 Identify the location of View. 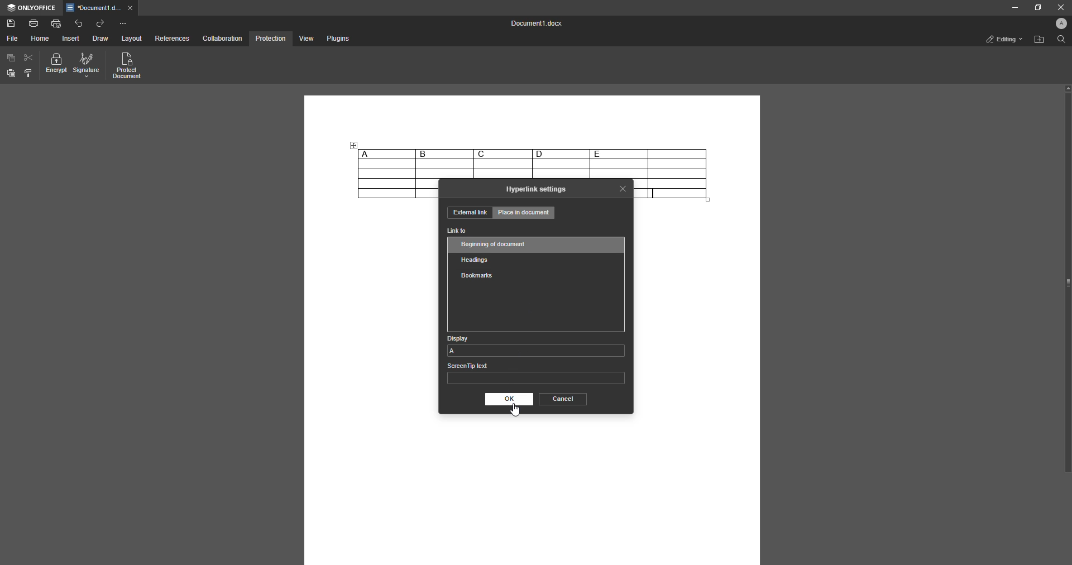
(305, 39).